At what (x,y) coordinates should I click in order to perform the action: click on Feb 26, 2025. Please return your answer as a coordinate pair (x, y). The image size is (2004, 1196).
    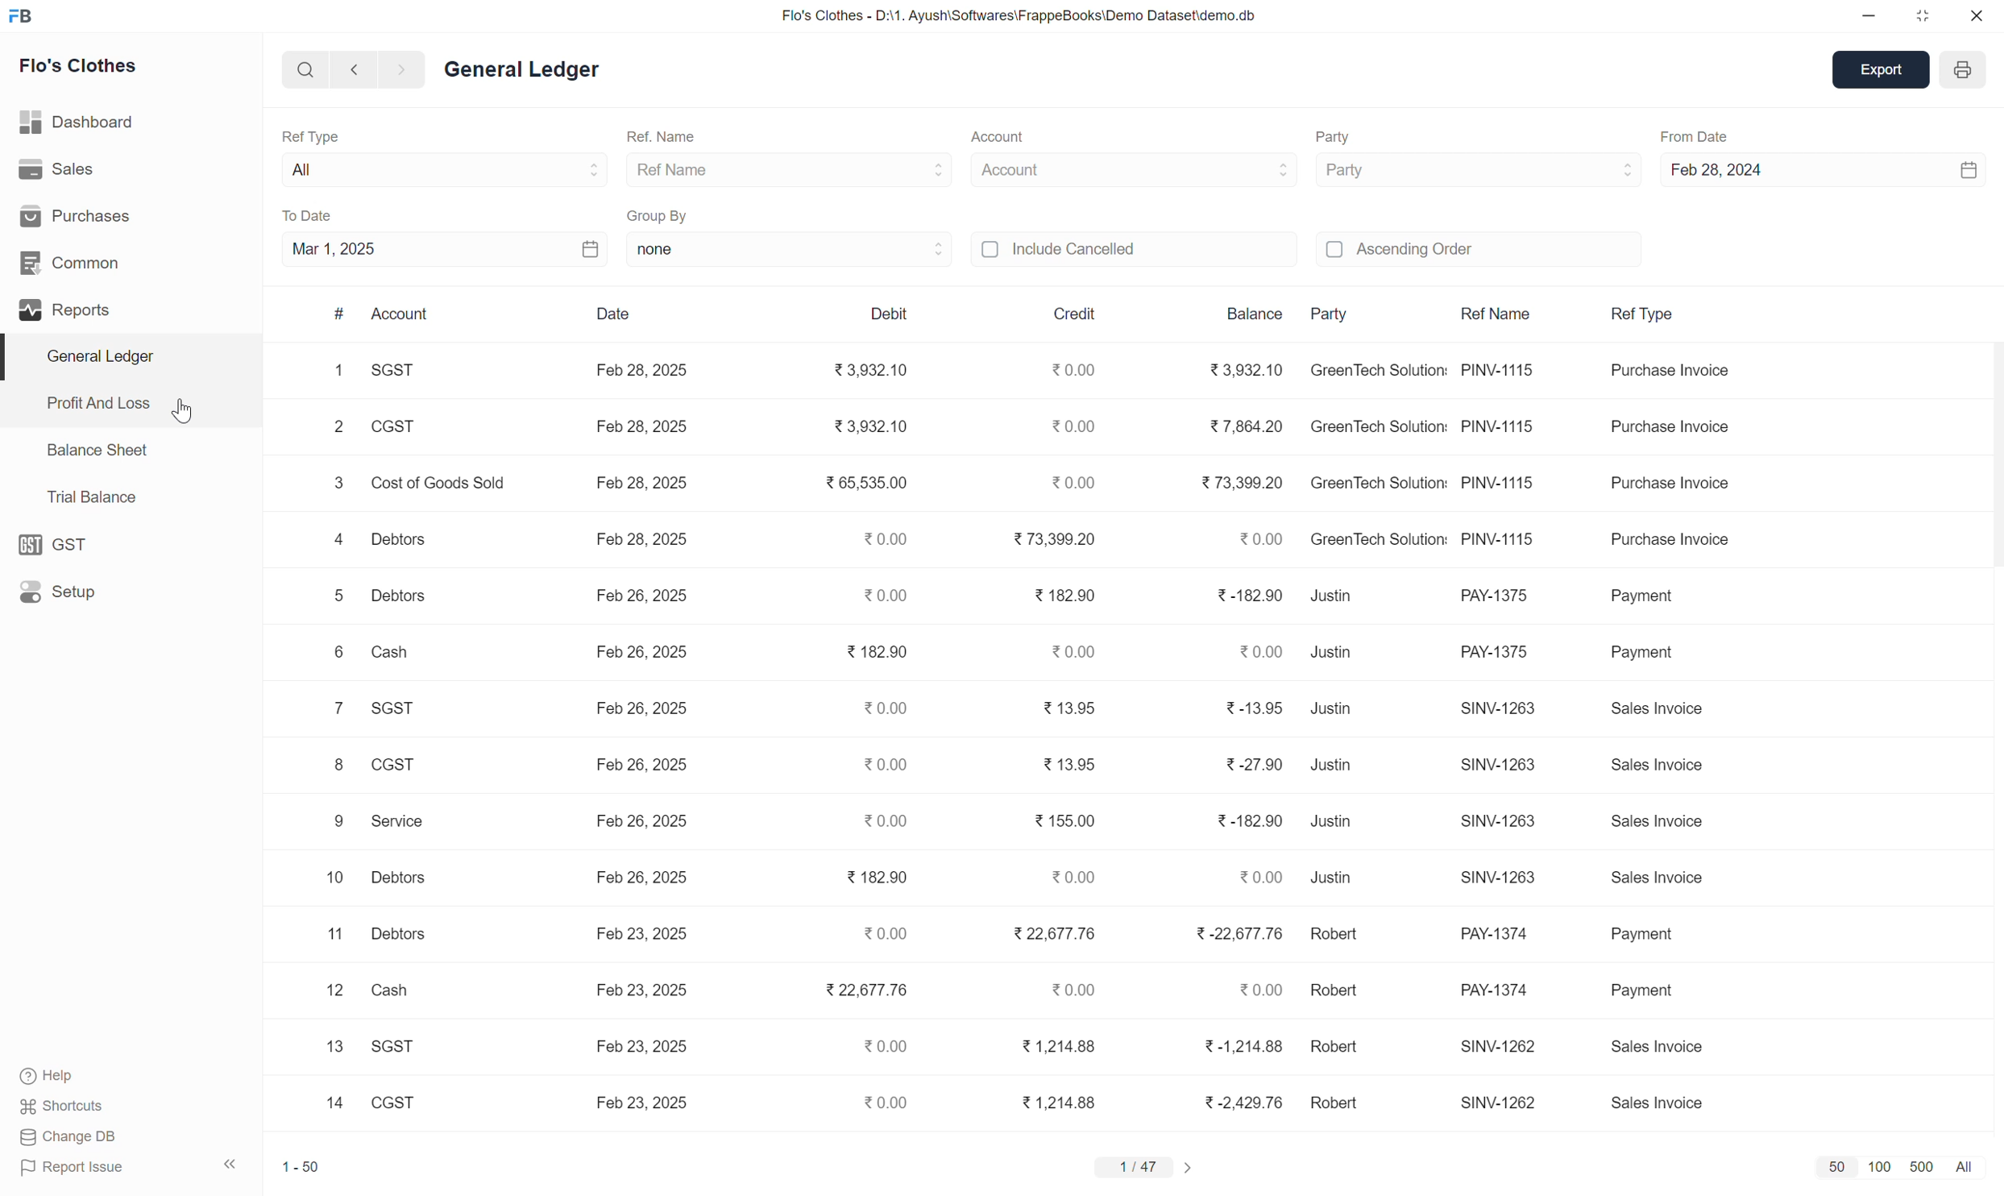
    Looking at the image, I should click on (637, 712).